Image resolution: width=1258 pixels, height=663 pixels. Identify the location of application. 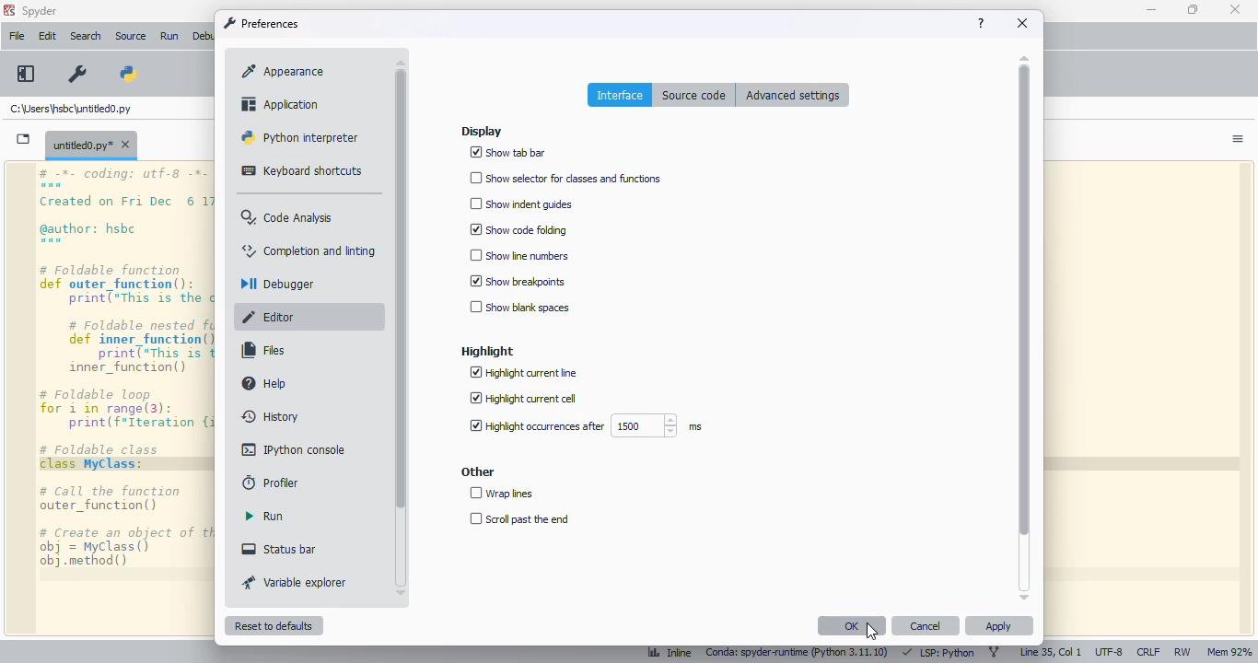
(278, 104).